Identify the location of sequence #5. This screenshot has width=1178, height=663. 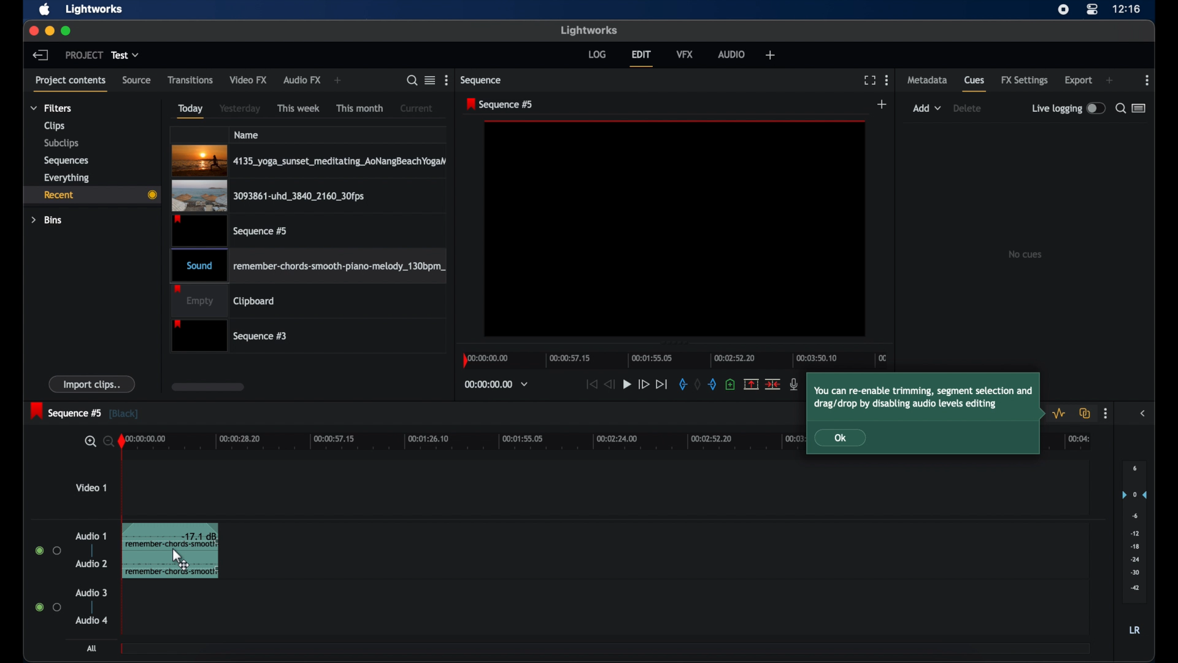
(229, 230).